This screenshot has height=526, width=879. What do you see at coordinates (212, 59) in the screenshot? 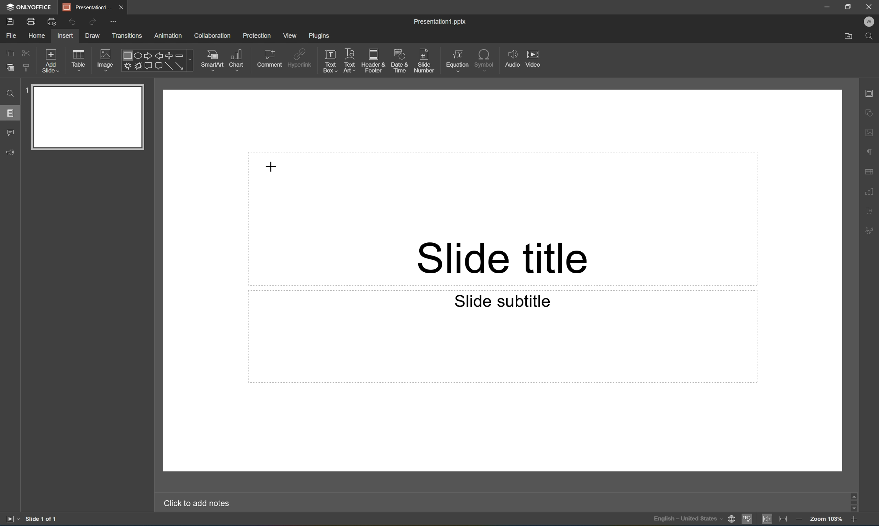
I see `SmartArt` at bounding box center [212, 59].